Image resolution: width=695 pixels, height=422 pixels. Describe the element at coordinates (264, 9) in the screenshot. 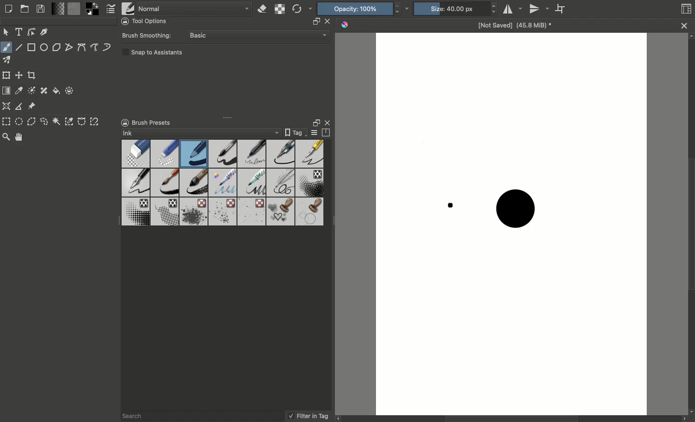

I see `Set eraser mode` at that location.